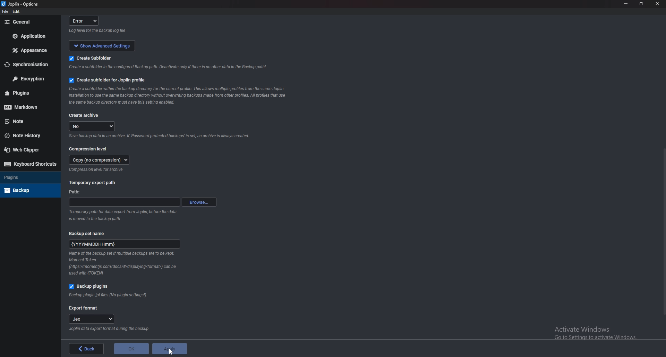 This screenshot has width=666, height=357. I want to click on Create subfolder for Joplin profile, so click(109, 80).